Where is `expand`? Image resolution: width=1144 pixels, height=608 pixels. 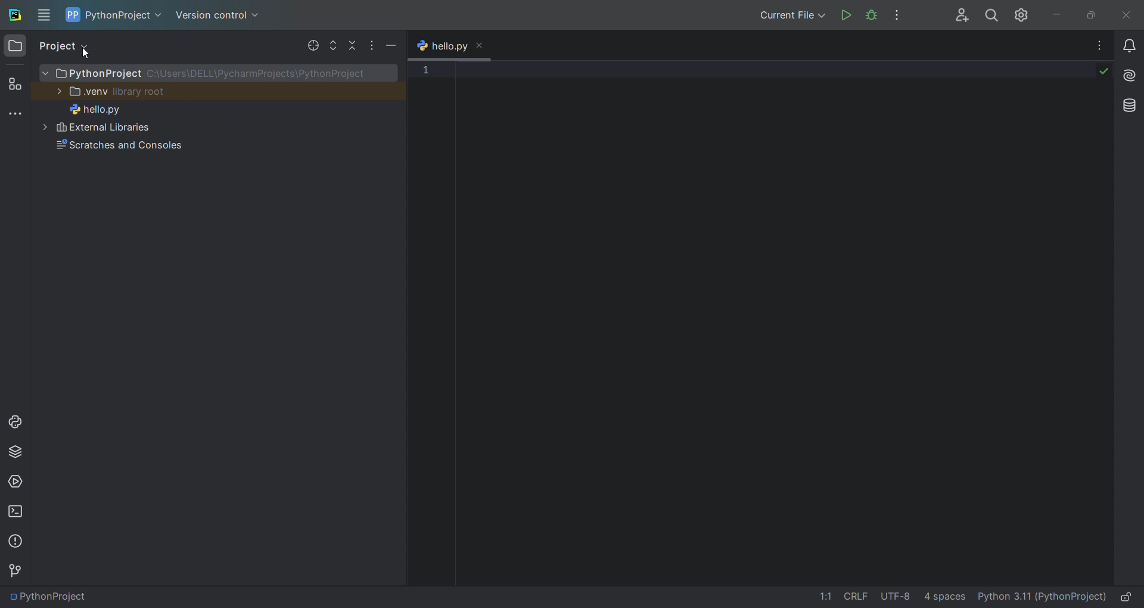
expand is located at coordinates (332, 46).